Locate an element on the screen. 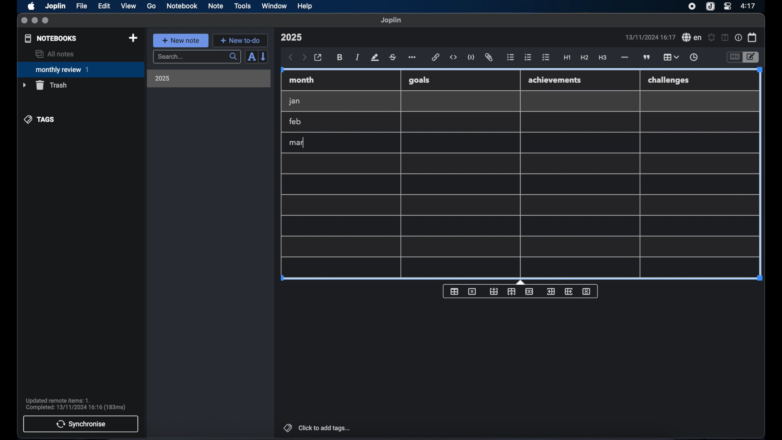  file is located at coordinates (81, 6).